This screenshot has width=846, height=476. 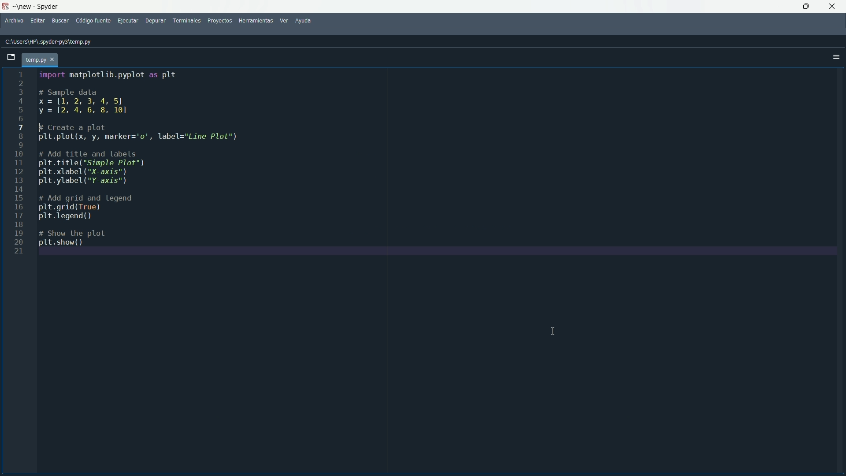 I want to click on C:\Users\HP\.spyder-py3\temp.py, so click(x=47, y=42).